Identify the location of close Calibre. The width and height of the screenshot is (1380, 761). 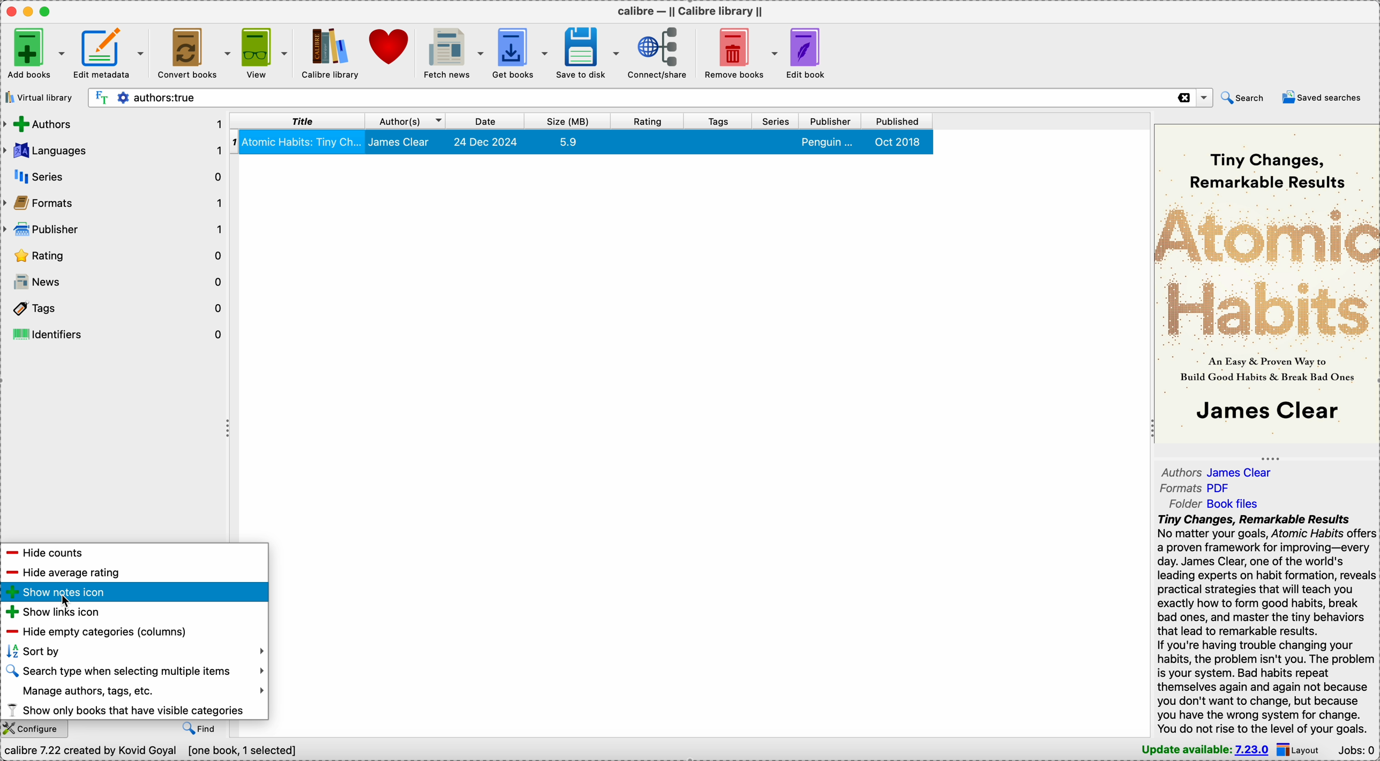
(10, 10).